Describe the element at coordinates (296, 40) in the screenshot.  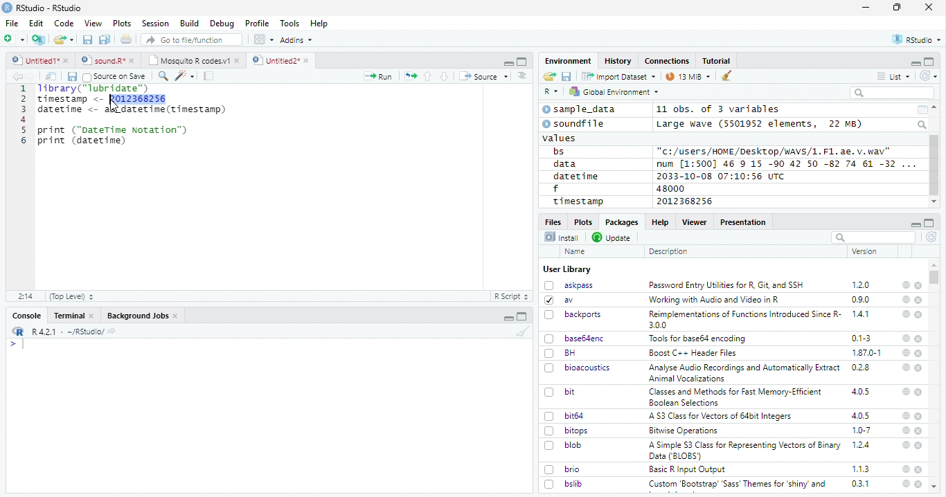
I see `Addins` at that location.